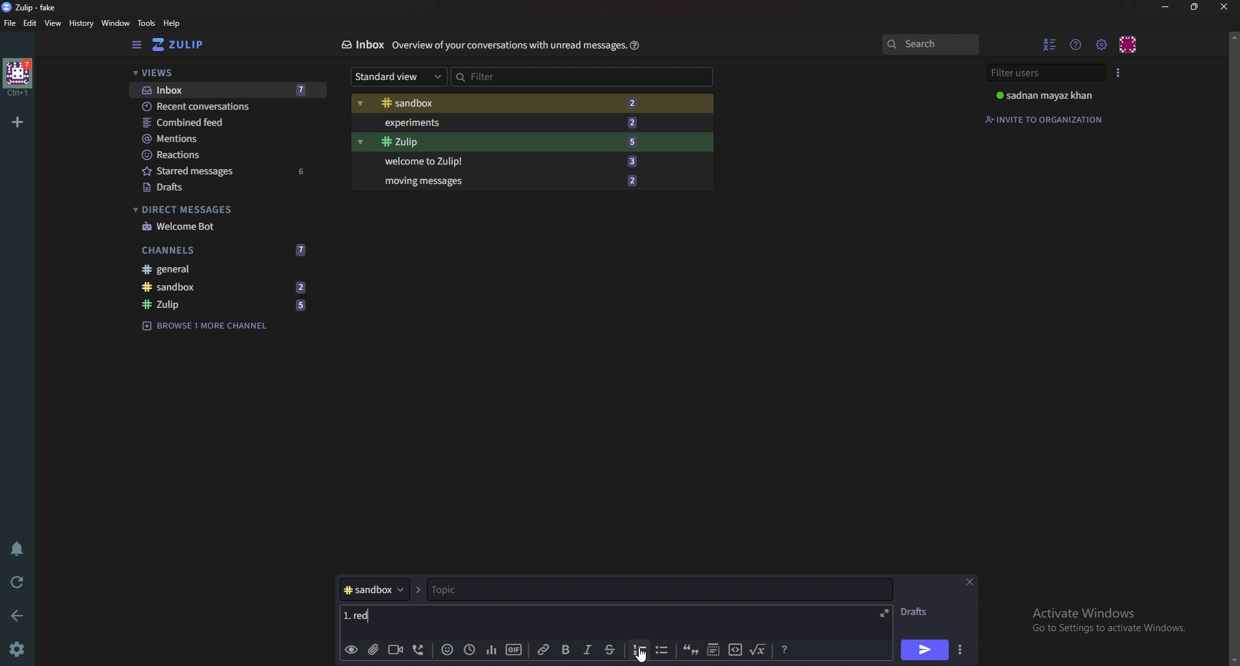 This screenshot has height=666, width=1240. Describe the element at coordinates (513, 648) in the screenshot. I see `gif` at that location.